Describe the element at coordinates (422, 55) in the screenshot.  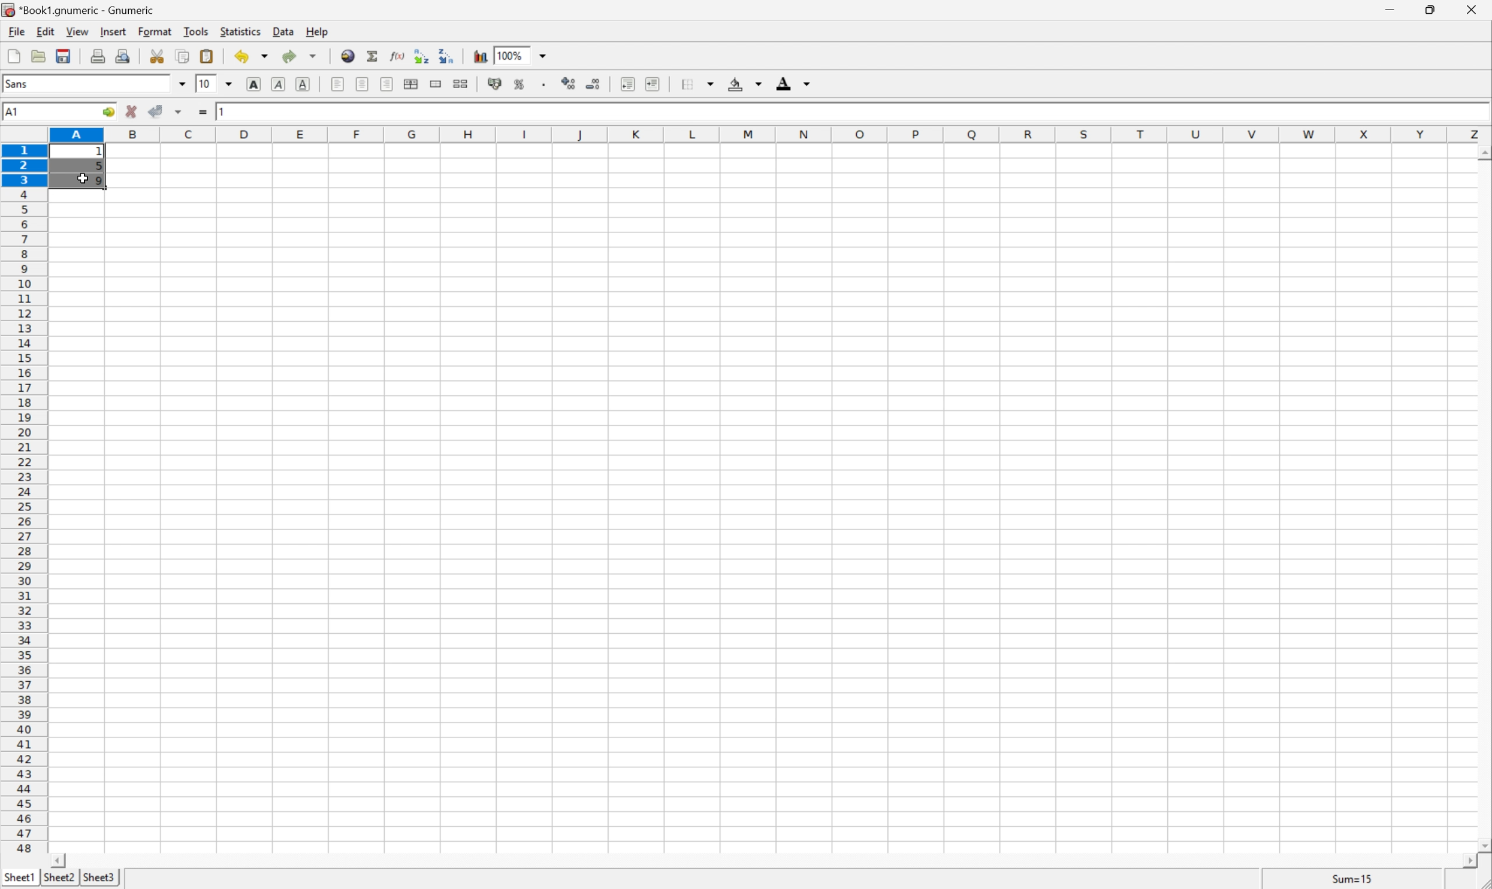
I see `Sort the selected region in ascending order based on the first column selected` at that location.